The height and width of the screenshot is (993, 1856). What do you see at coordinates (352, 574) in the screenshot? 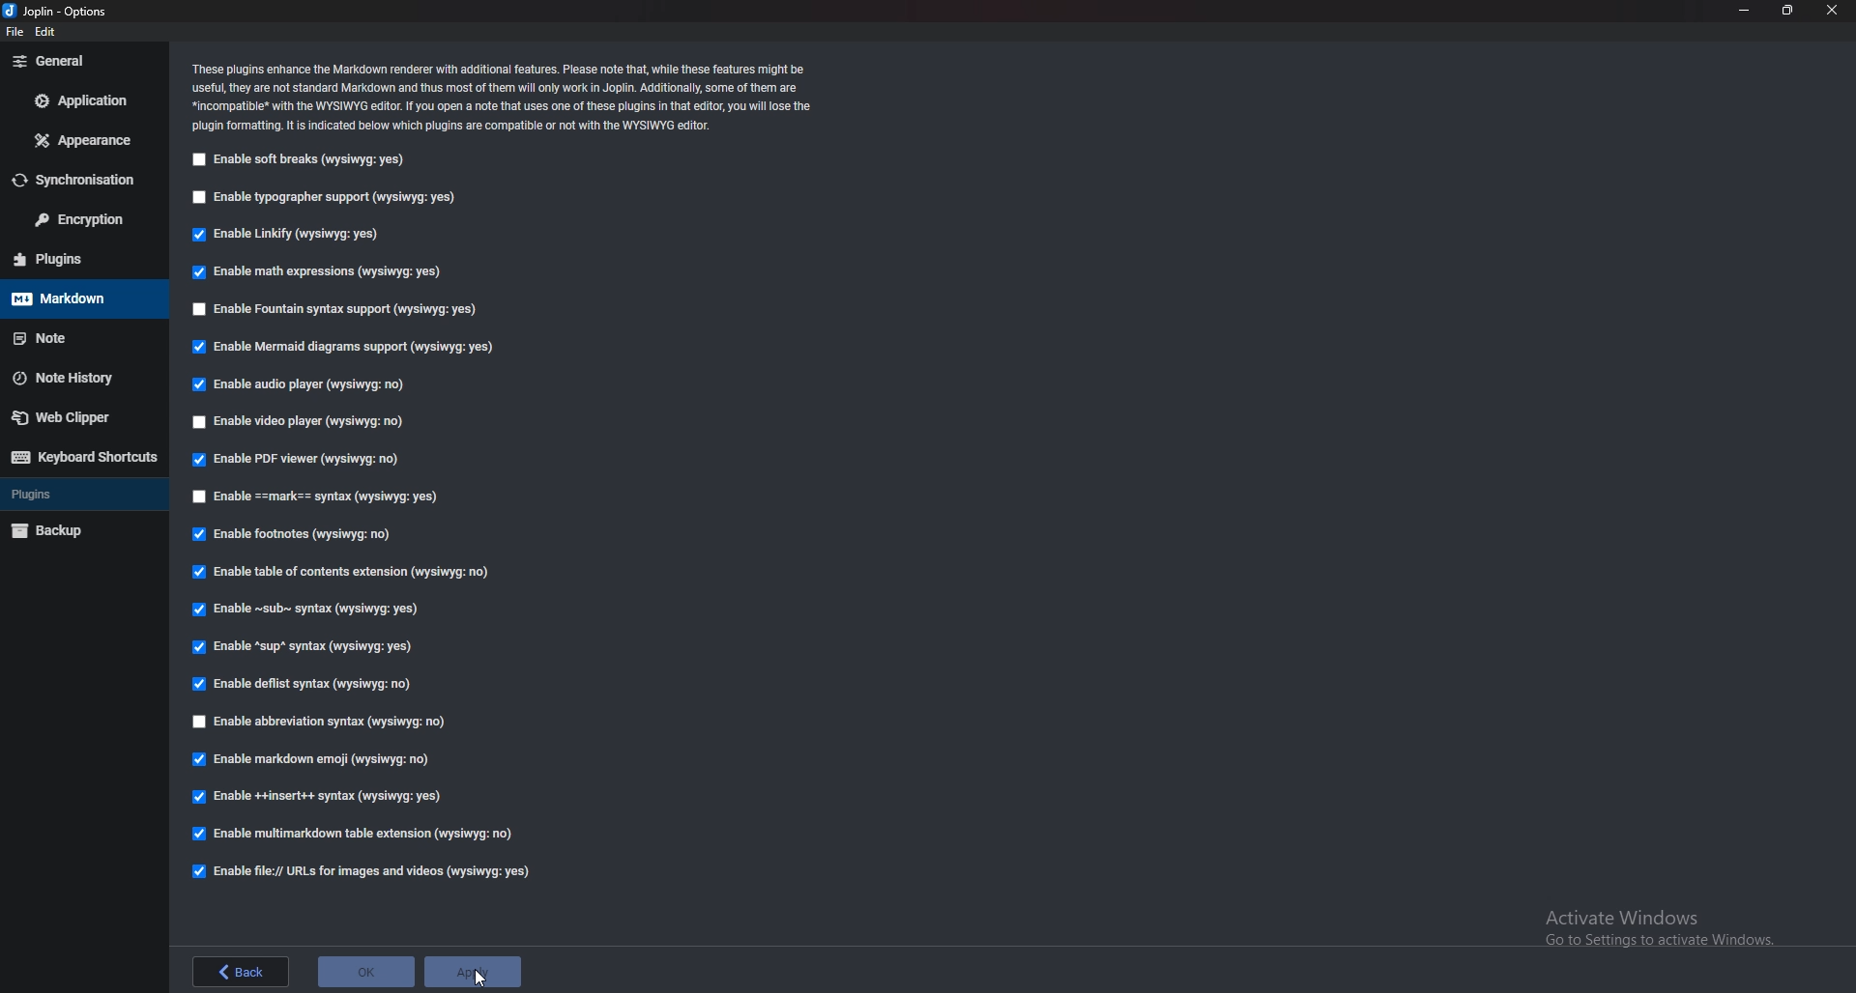
I see `enable table of contents extension` at bounding box center [352, 574].